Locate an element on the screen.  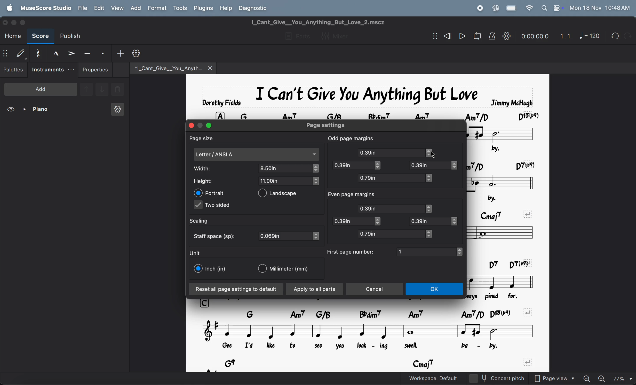
reset is located at coordinates (37, 52).